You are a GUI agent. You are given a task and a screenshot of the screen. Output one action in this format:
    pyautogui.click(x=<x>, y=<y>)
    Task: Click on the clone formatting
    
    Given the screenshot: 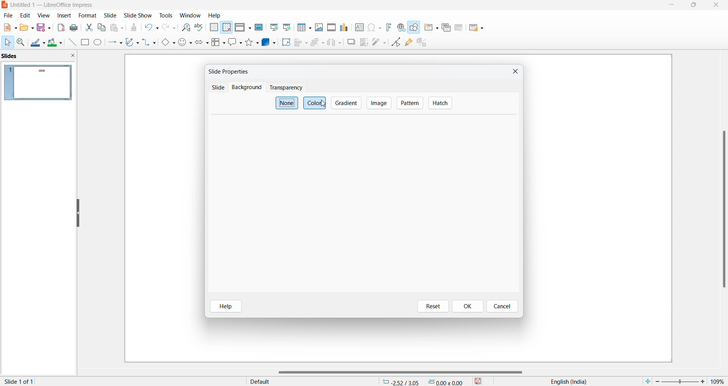 What is the action you would take?
    pyautogui.click(x=133, y=28)
    